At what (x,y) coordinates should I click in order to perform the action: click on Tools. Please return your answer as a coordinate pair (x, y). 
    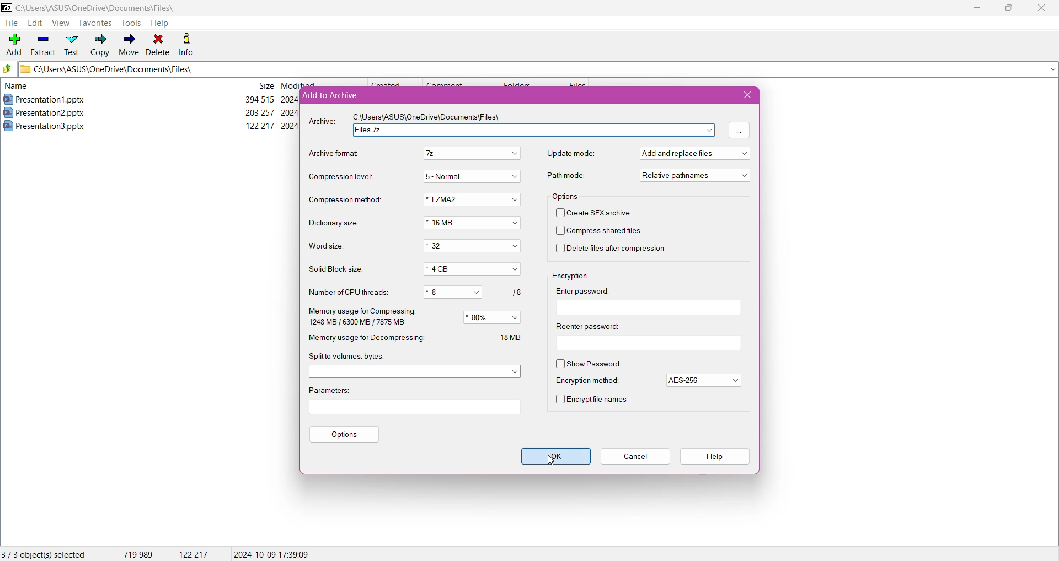
    Looking at the image, I should click on (130, 23).